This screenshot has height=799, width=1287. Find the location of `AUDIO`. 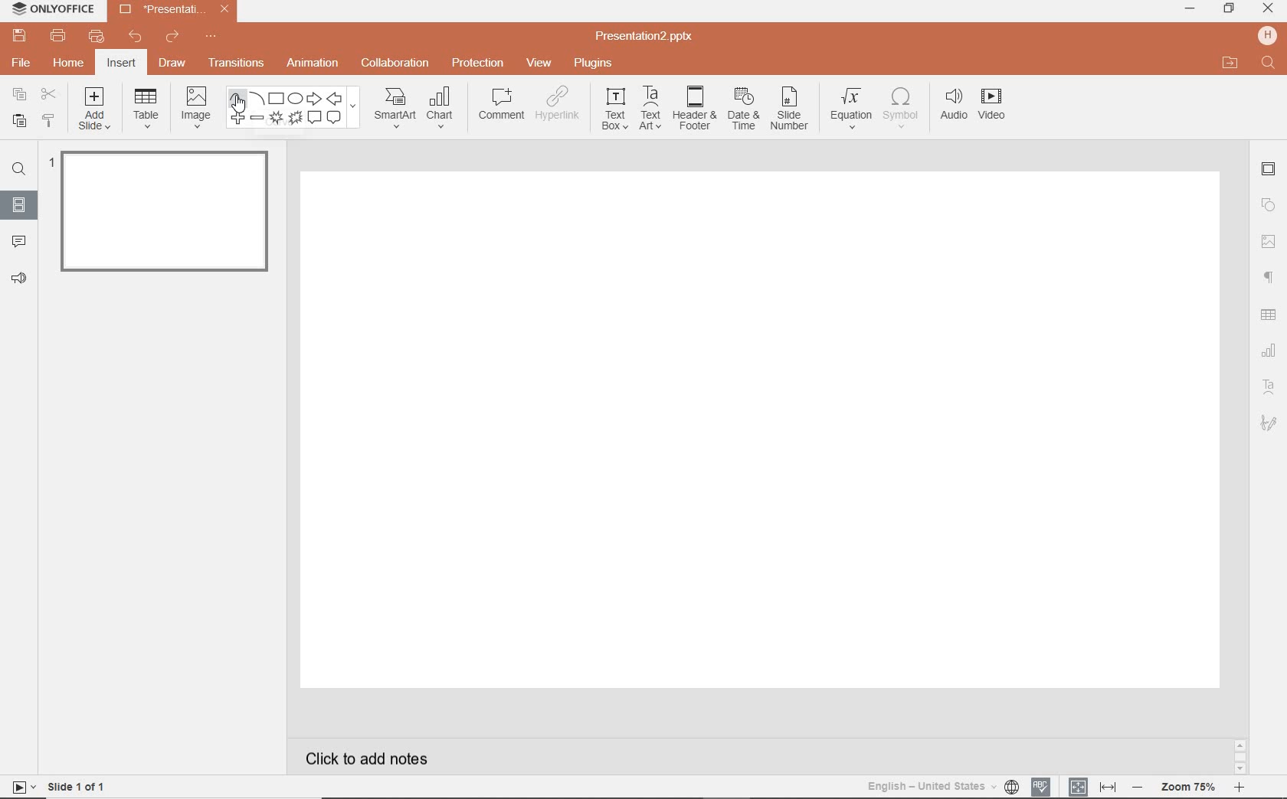

AUDIO is located at coordinates (955, 105).